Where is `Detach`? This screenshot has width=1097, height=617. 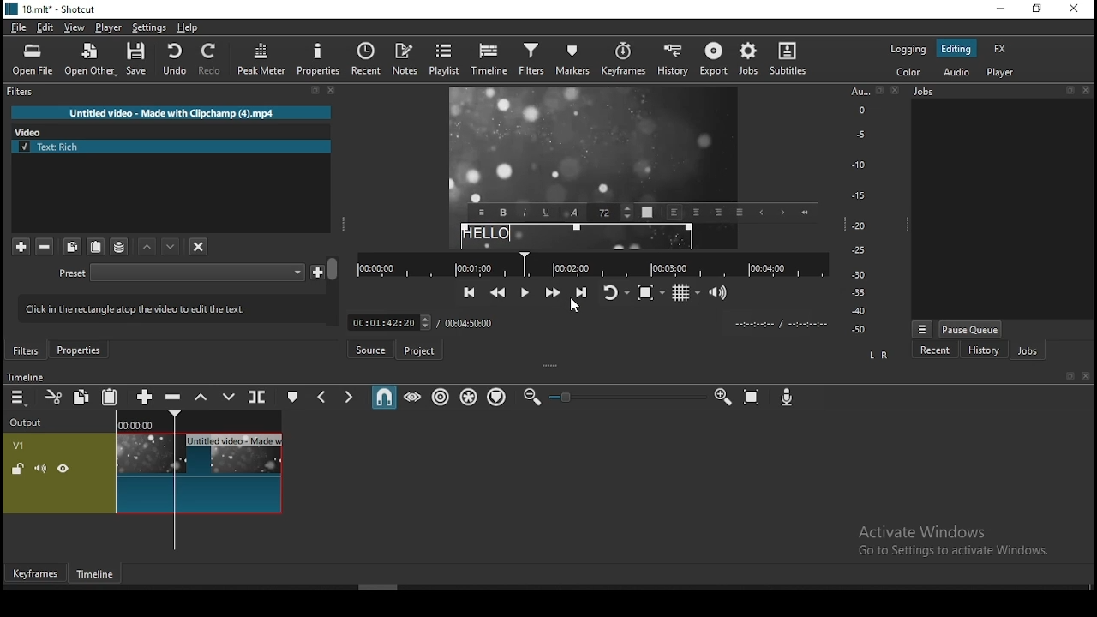
Detach is located at coordinates (1071, 376).